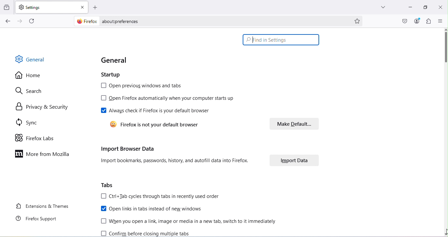 The height and width of the screenshot is (237, 448). I want to click on Confirm before closing multiple tabs, so click(145, 233).